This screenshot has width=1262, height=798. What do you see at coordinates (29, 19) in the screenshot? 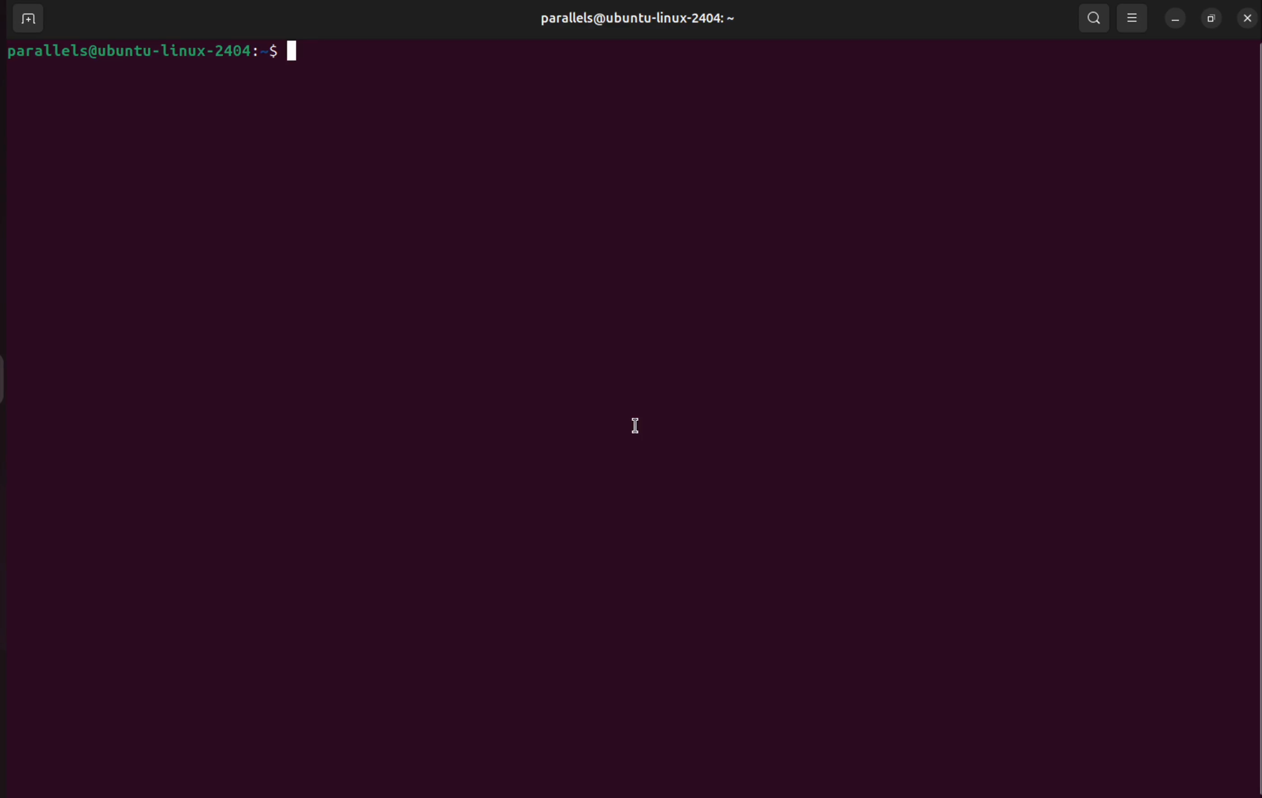
I see `add terminal` at bounding box center [29, 19].